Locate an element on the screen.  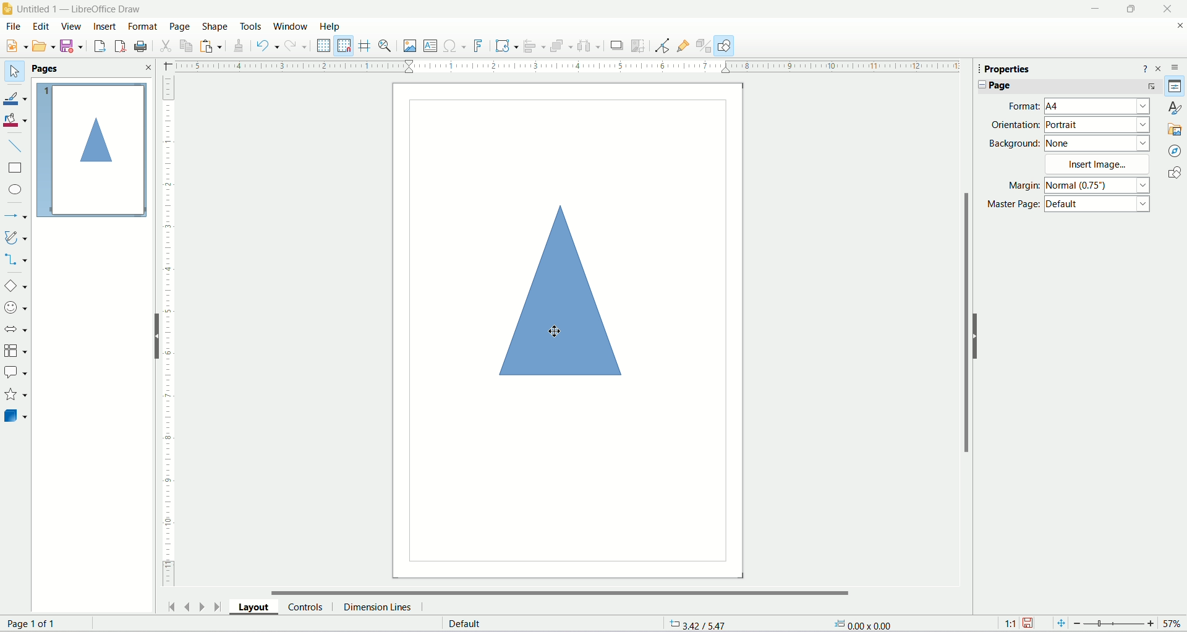
Select is located at coordinates (14, 70).